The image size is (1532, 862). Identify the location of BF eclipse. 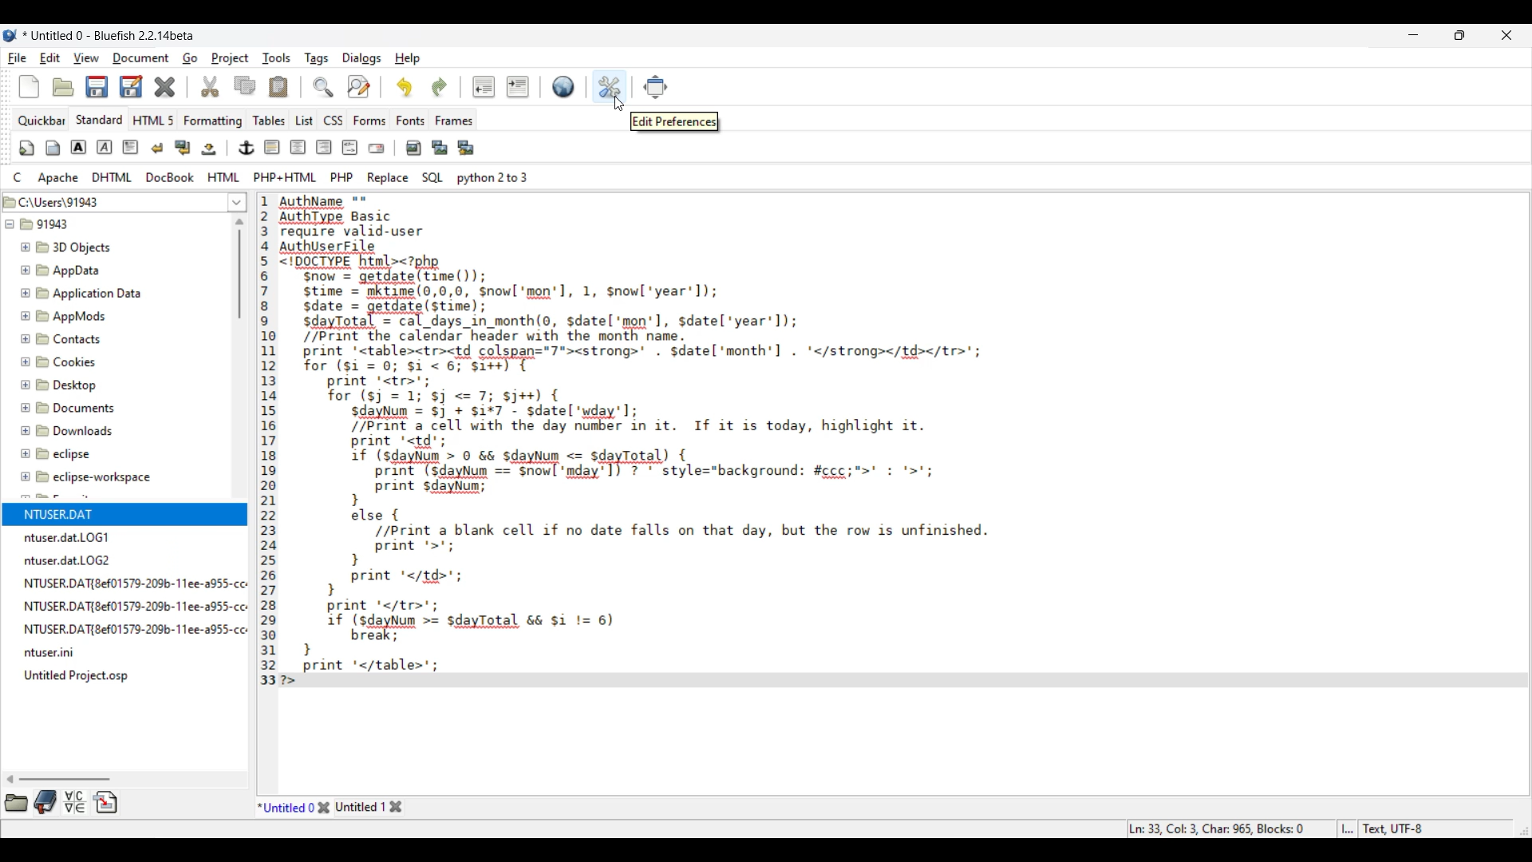
(76, 454).